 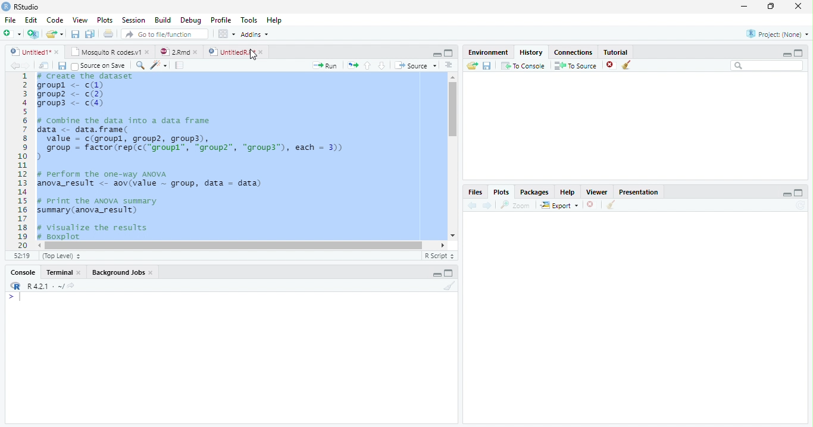 I want to click on Session, so click(x=134, y=20).